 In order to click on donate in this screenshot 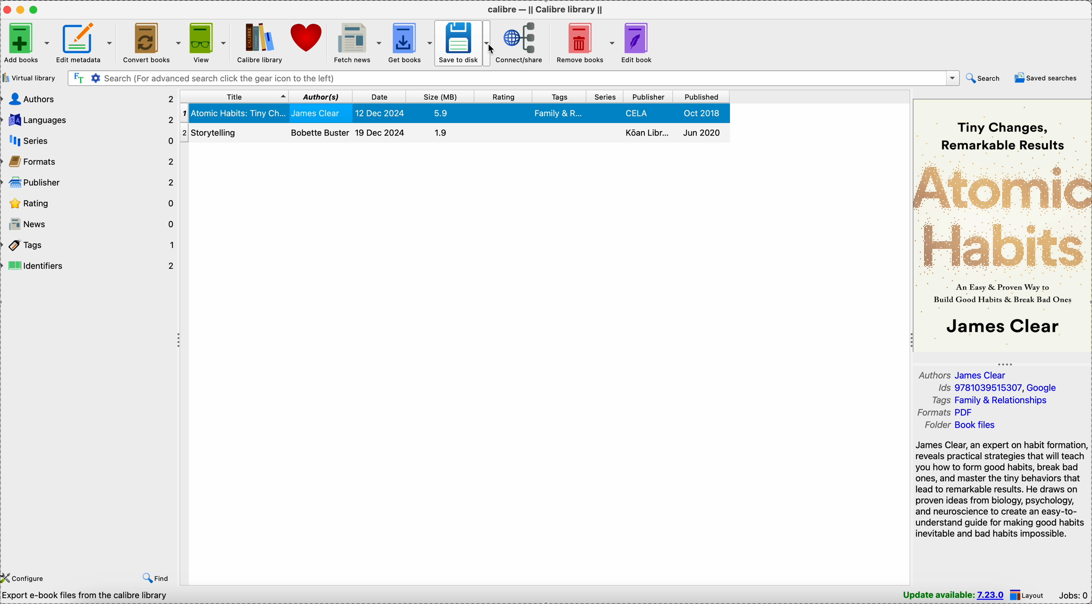, I will do `click(307, 38)`.